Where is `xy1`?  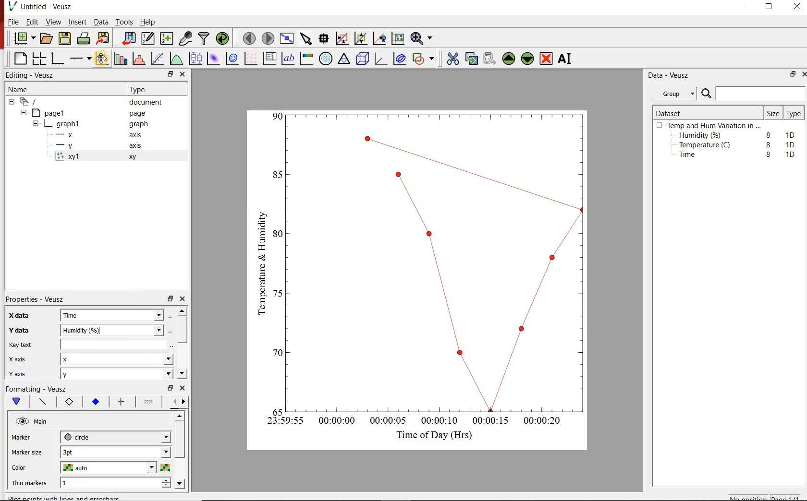 xy1 is located at coordinates (73, 156).